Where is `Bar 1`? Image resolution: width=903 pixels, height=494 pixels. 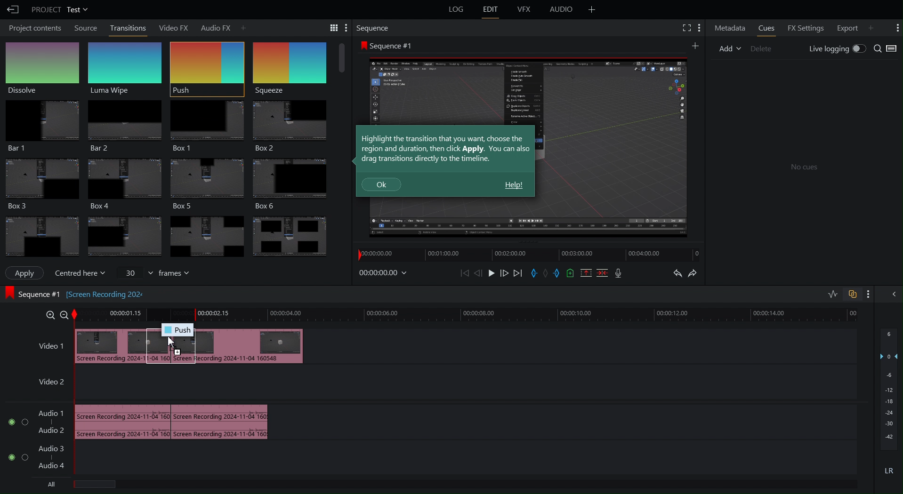
Bar 1 is located at coordinates (40, 127).